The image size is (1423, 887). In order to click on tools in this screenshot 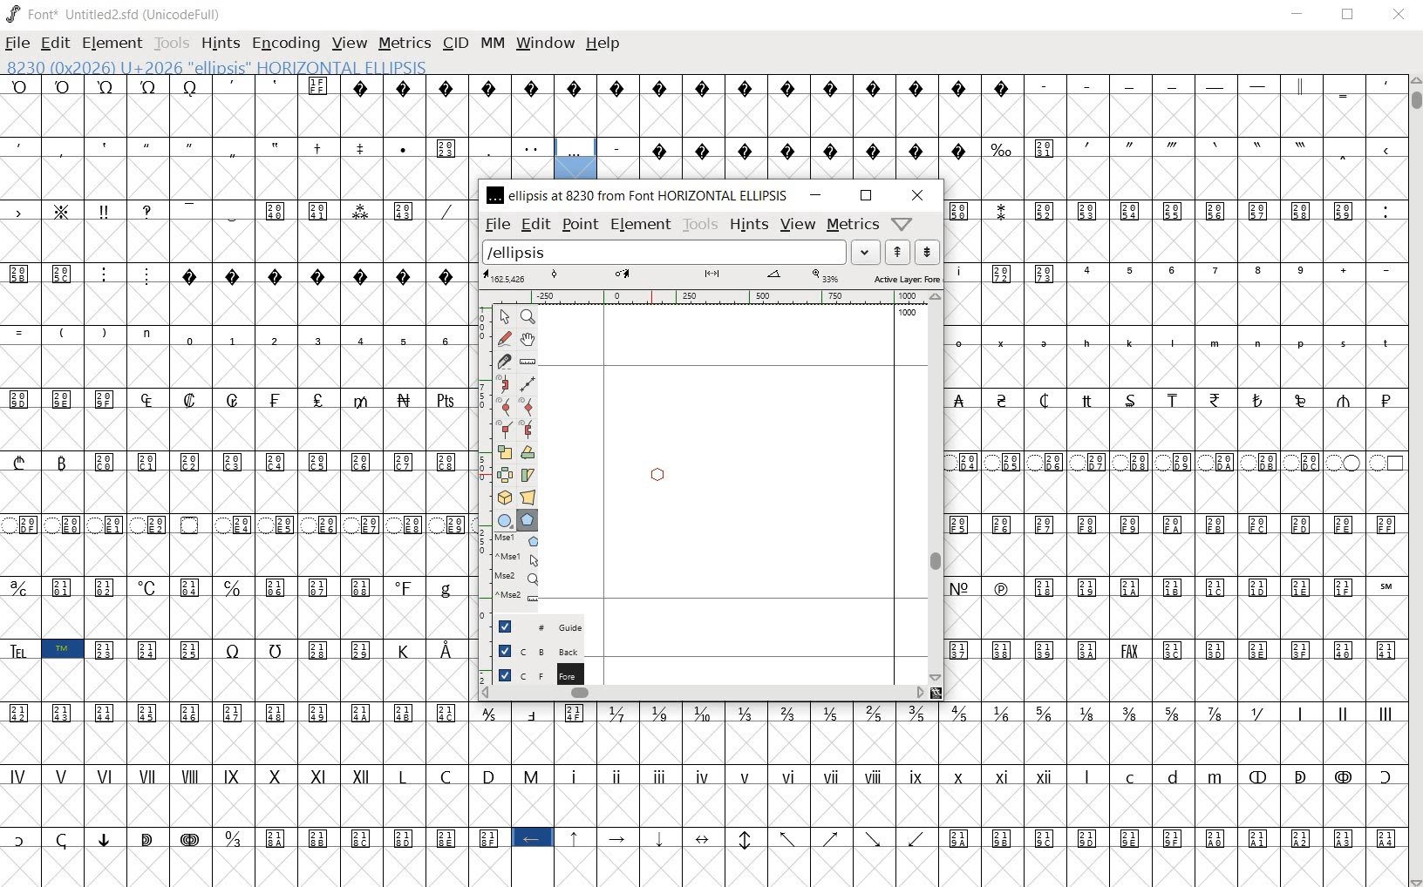, I will do `click(701, 224)`.